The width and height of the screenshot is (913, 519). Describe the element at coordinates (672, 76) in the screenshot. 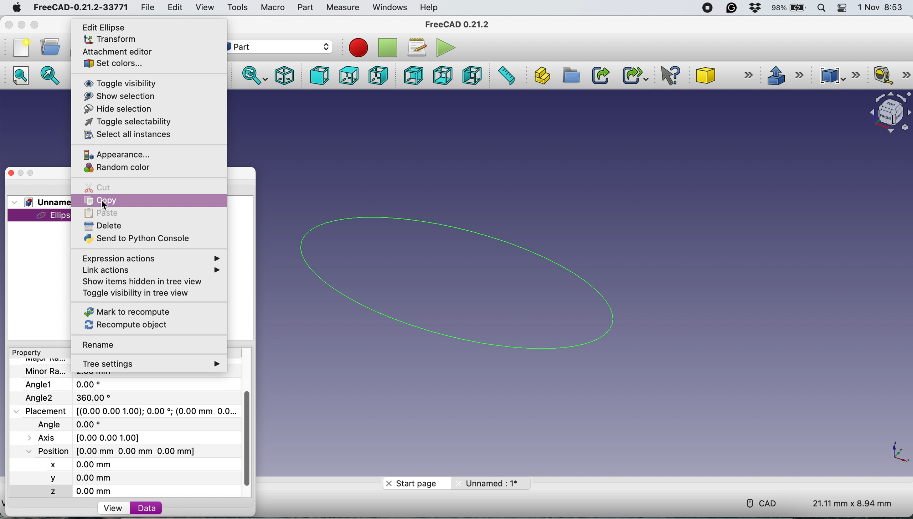

I see `what's this` at that location.